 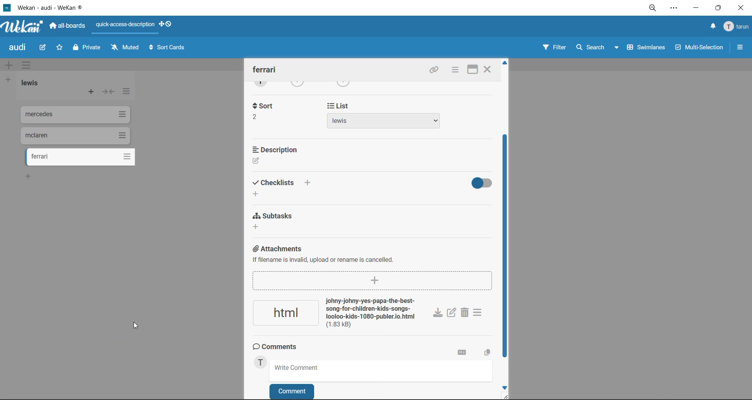 What do you see at coordinates (383, 119) in the screenshot?
I see `list` at bounding box center [383, 119].